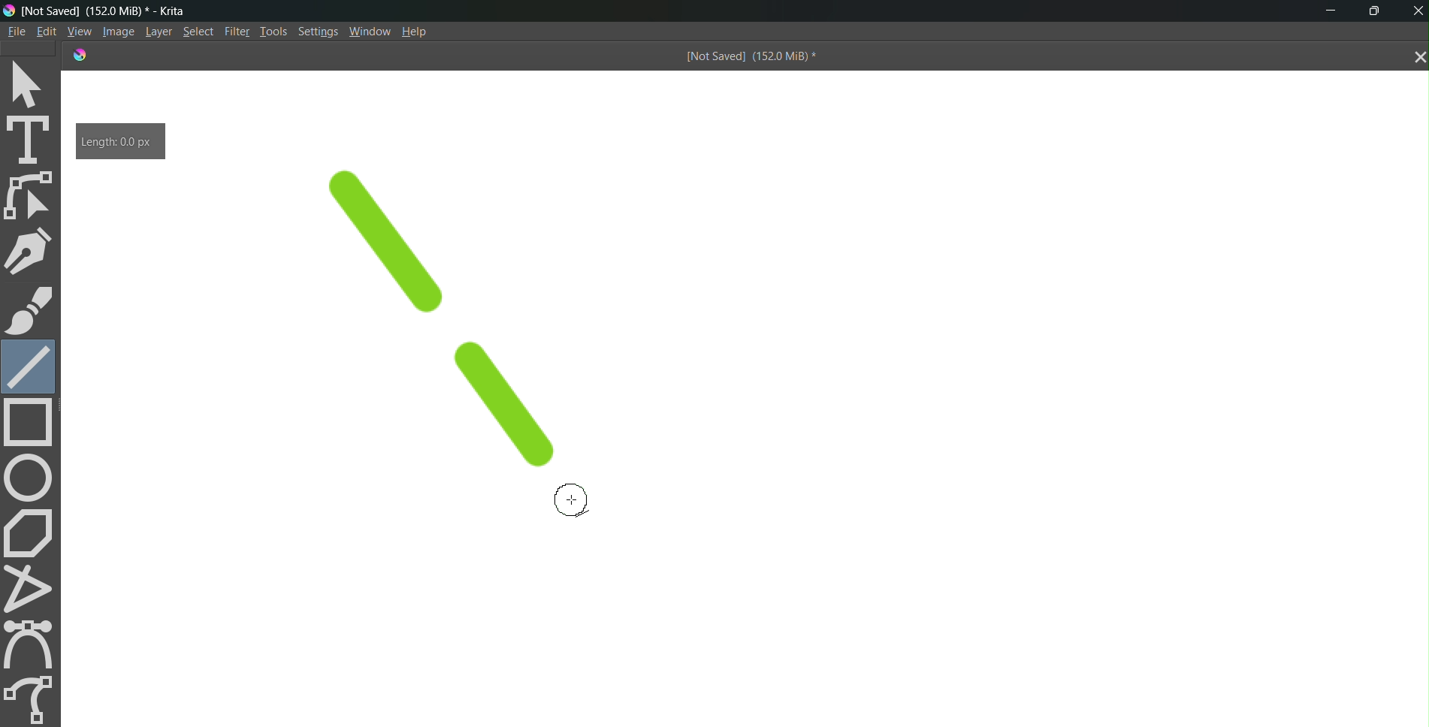  What do you see at coordinates (9, 10) in the screenshot?
I see `logo` at bounding box center [9, 10].